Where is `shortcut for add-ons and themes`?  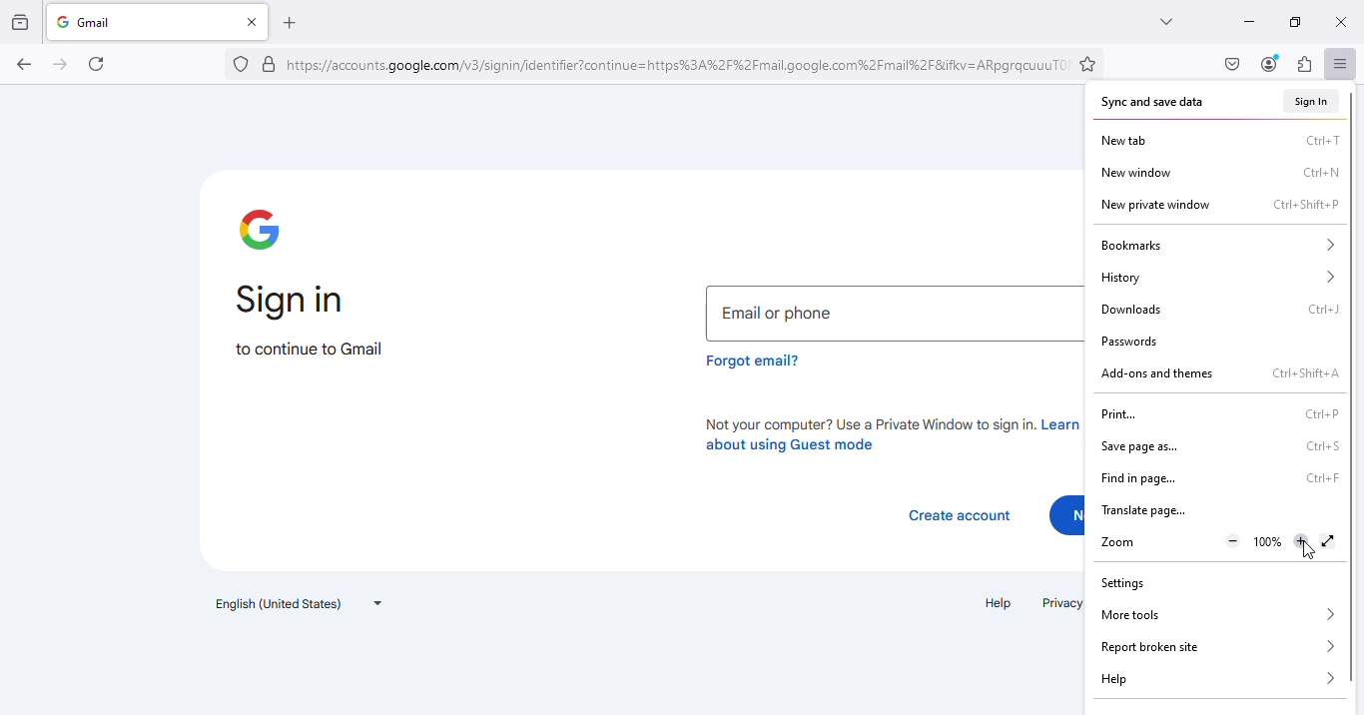 shortcut for add-ons and themes is located at coordinates (1304, 374).